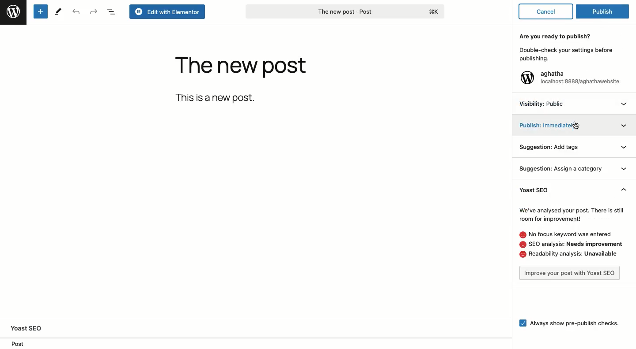  Describe the element at coordinates (17, 343) in the screenshot. I see `Post` at that location.